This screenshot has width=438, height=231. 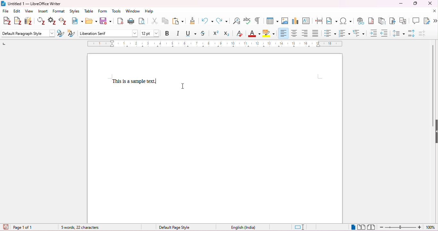 I want to click on help, so click(x=150, y=11).